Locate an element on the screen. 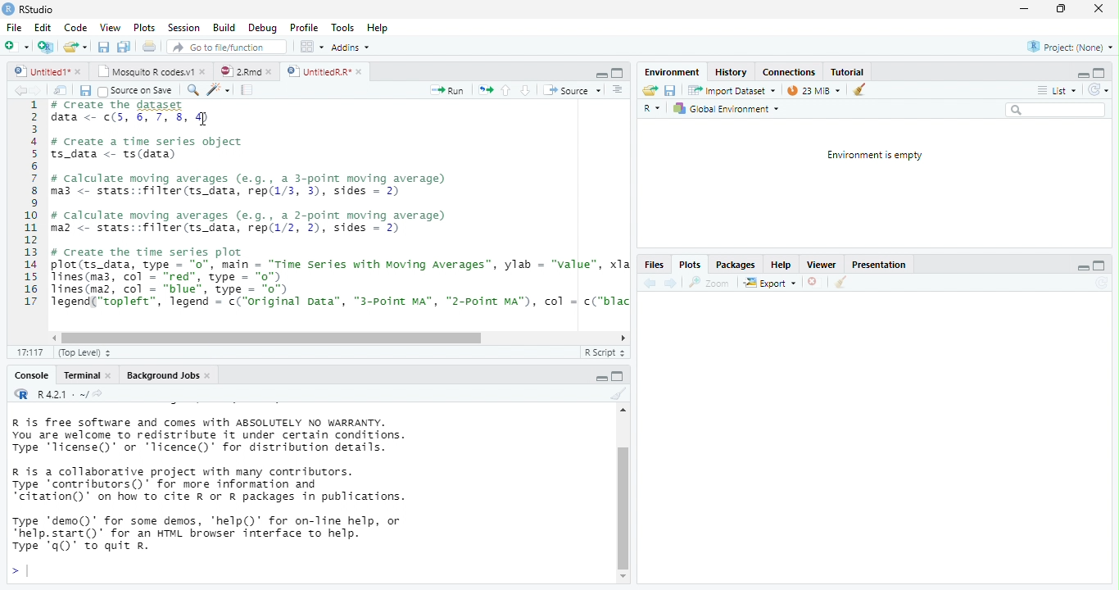 The image size is (1119, 590). R 4.2.1 . ~/ is located at coordinates (61, 393).